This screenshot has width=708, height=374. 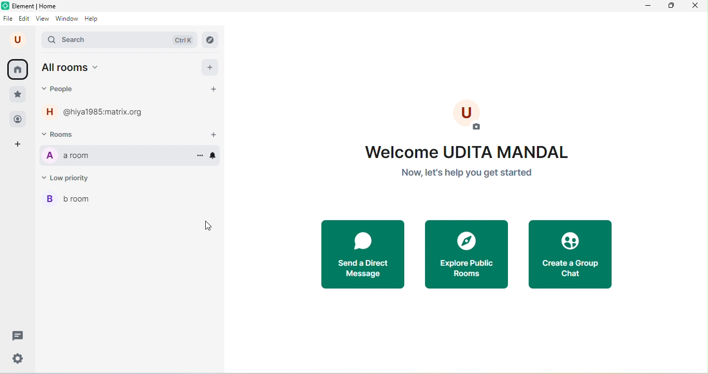 What do you see at coordinates (72, 134) in the screenshot?
I see `rooms` at bounding box center [72, 134].